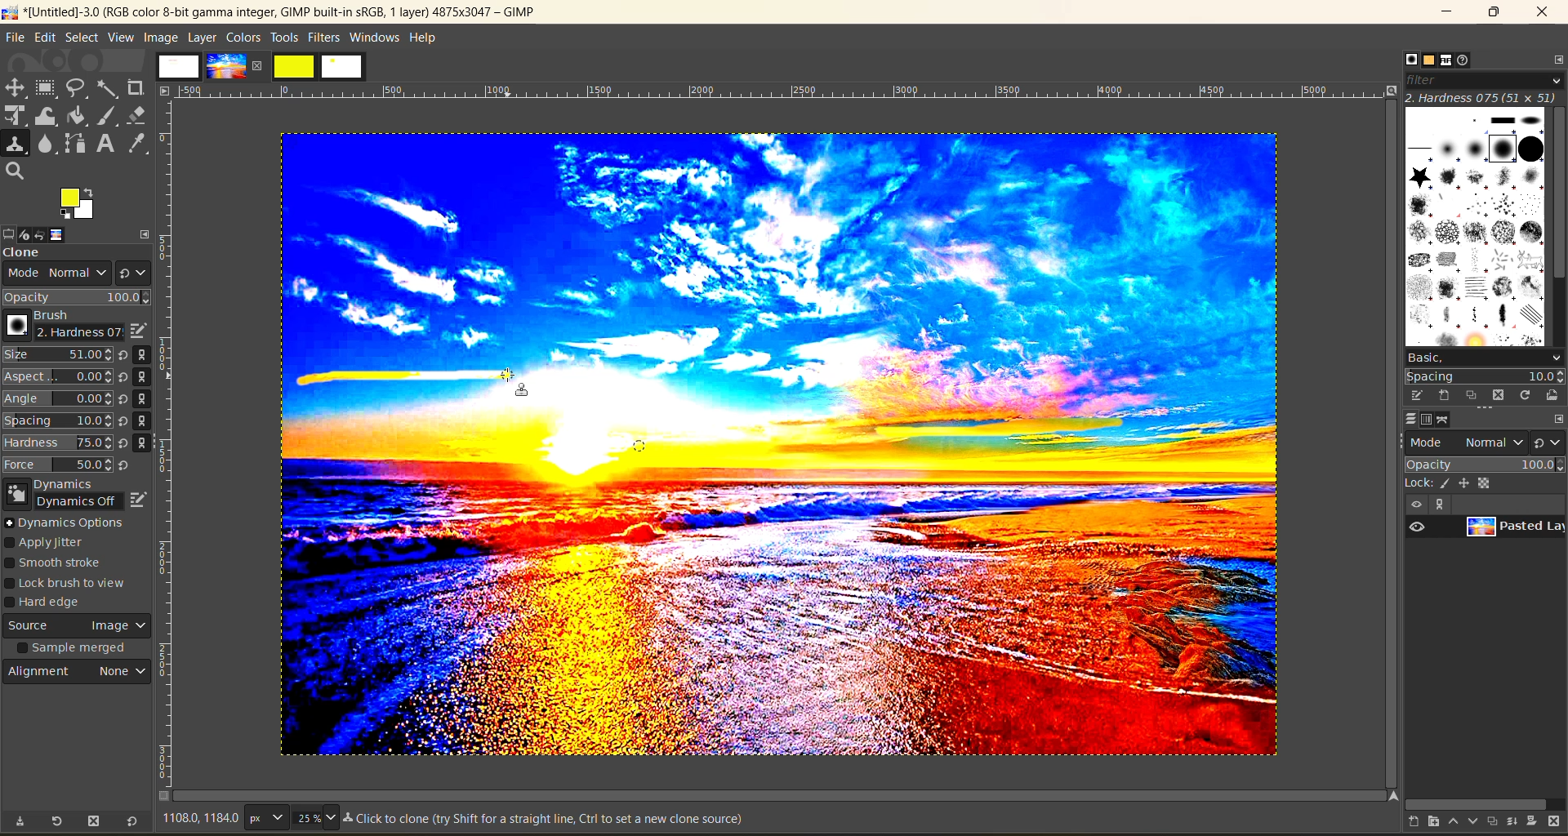  I want to click on Force. 50.0, so click(58, 465).